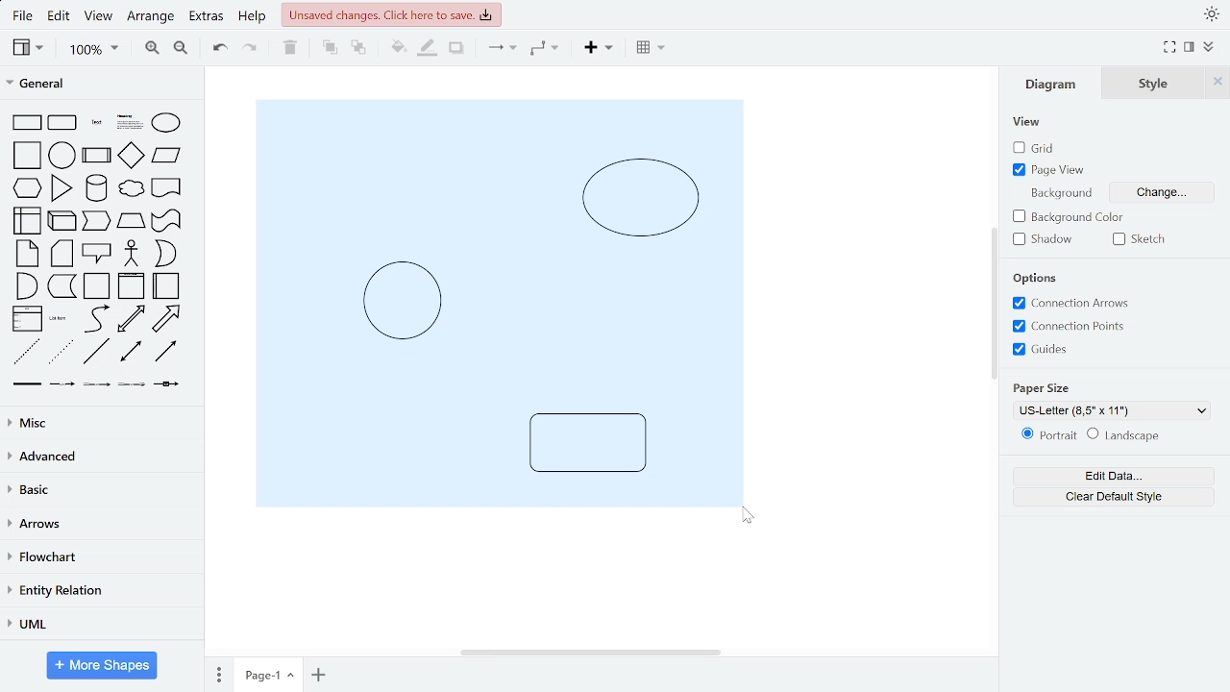  Describe the element at coordinates (26, 352) in the screenshot. I see `dashed line` at that location.